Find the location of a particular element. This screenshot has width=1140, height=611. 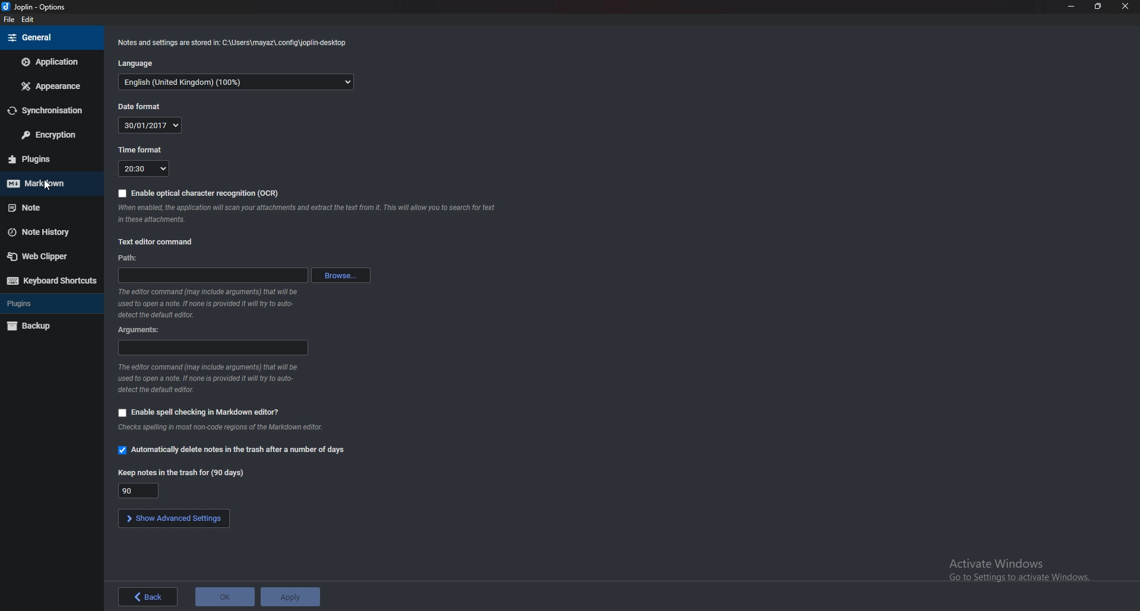

Note is located at coordinates (46, 208).